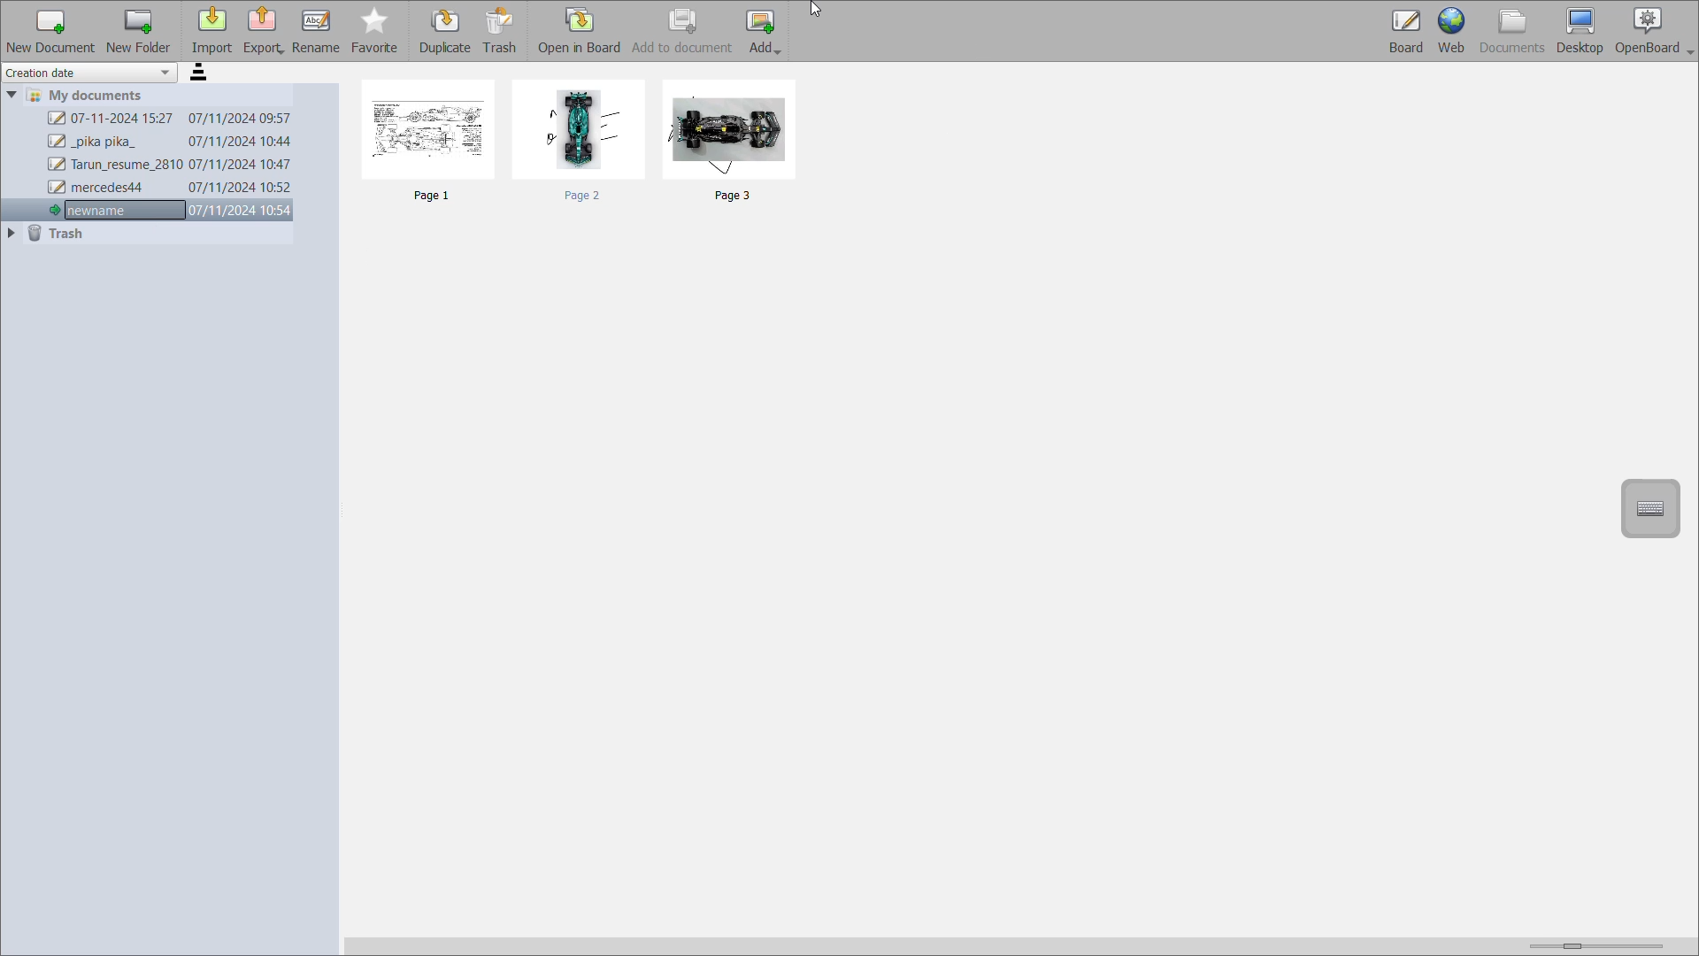 This screenshot has height=956, width=1699. I want to click on _pika pika_ 07/11/2024 10:44, so click(169, 142).